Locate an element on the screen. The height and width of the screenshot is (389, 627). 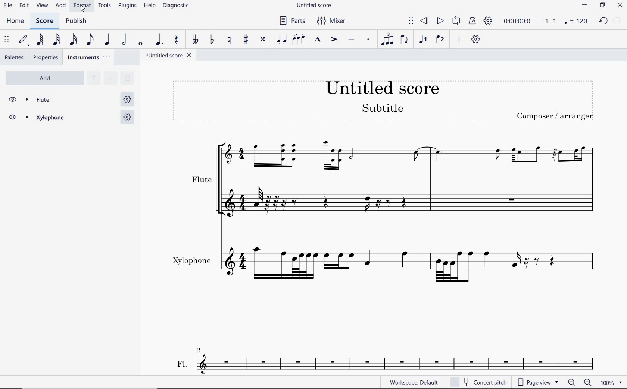
ACCENT is located at coordinates (333, 39).